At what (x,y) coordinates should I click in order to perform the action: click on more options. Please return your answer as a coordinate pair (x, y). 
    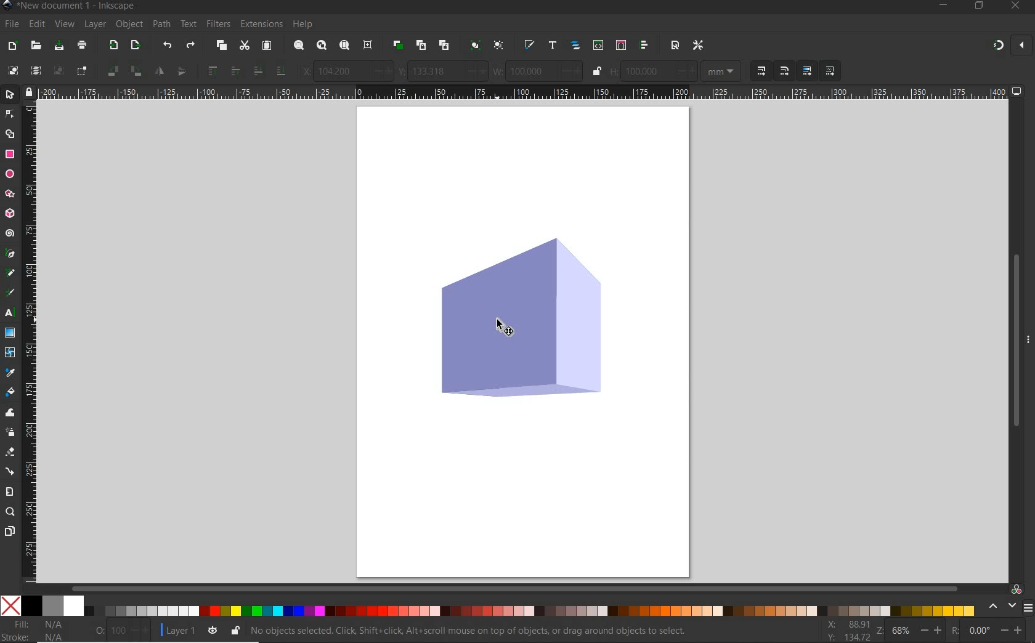
    Looking at the image, I should click on (1028, 341).